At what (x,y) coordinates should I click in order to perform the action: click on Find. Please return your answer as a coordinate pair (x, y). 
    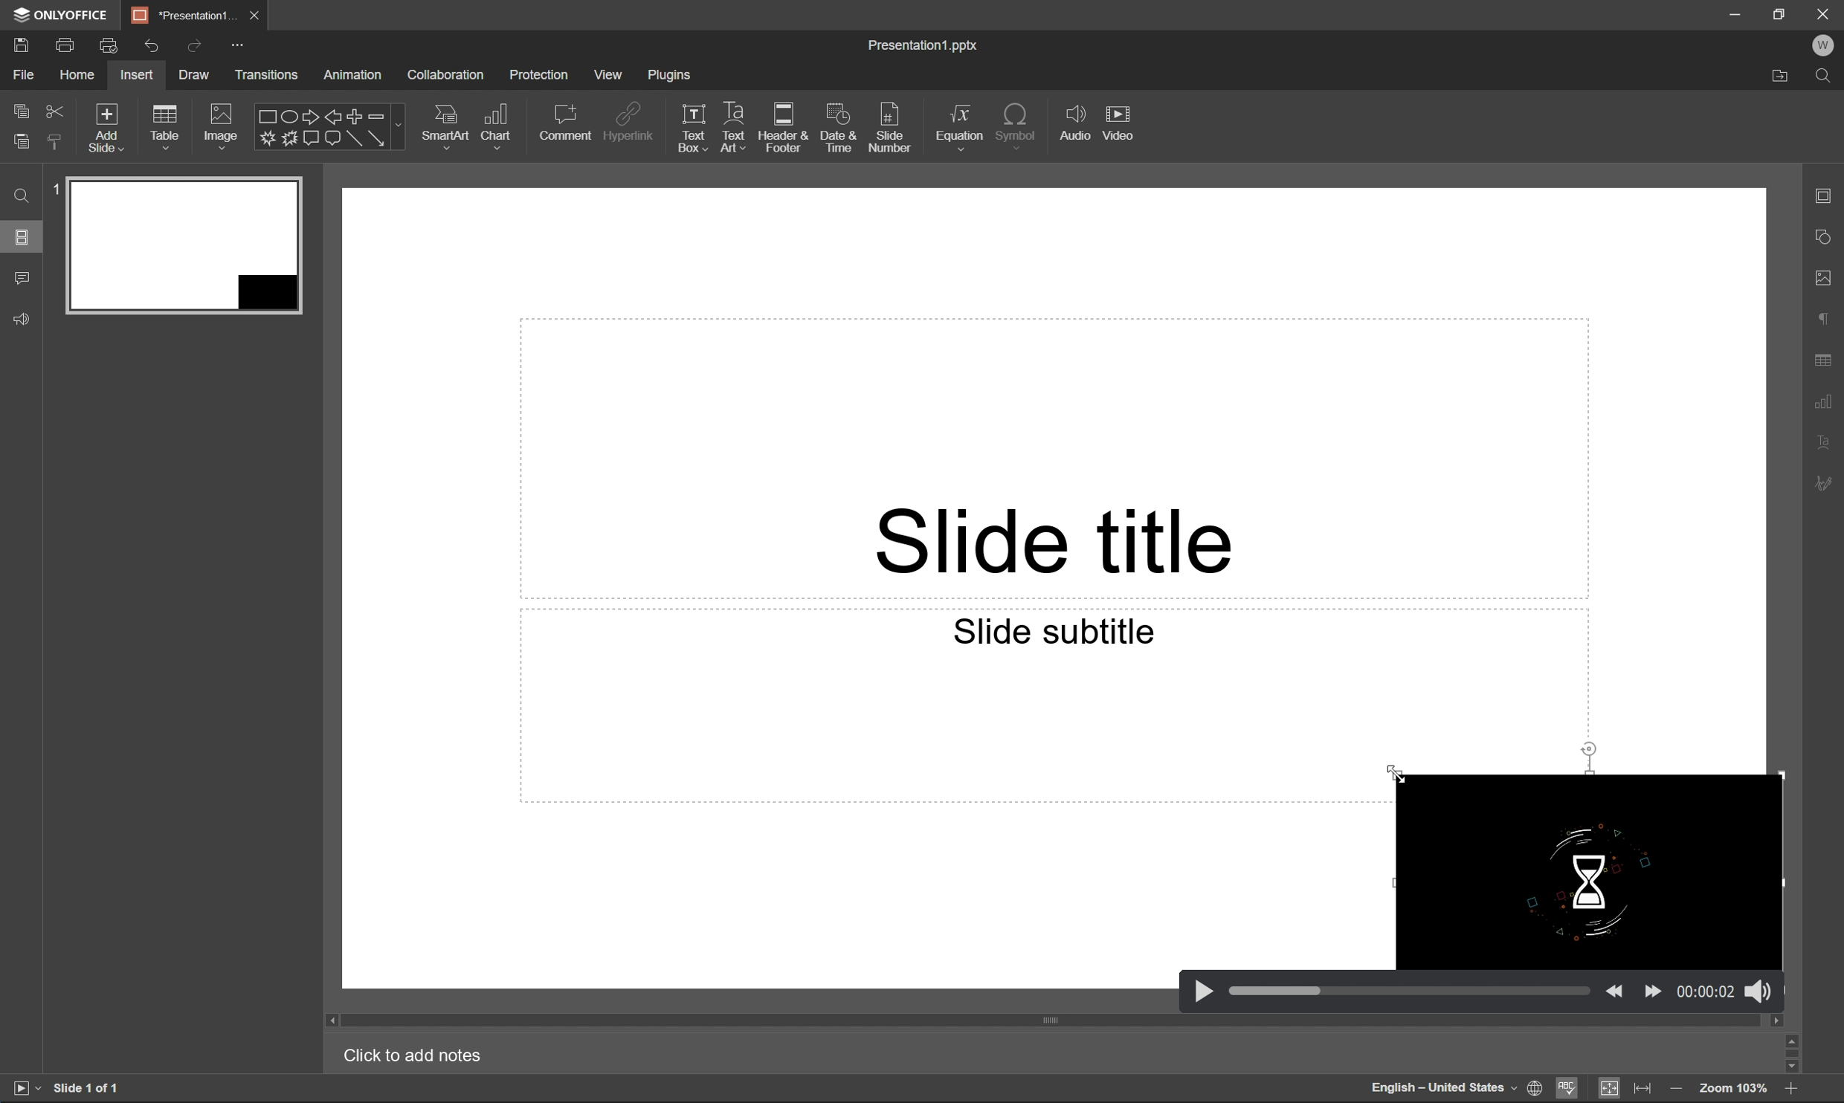
    Looking at the image, I should click on (23, 200).